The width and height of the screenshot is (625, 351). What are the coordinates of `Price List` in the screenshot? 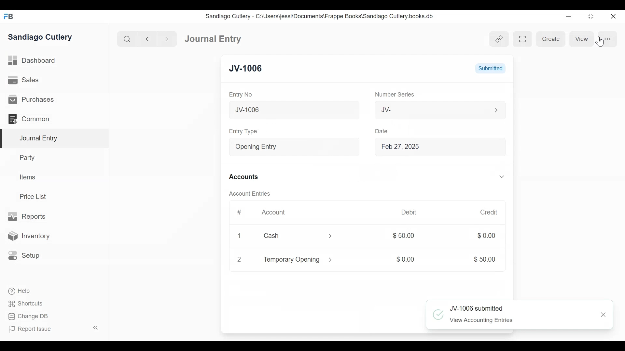 It's located at (34, 196).